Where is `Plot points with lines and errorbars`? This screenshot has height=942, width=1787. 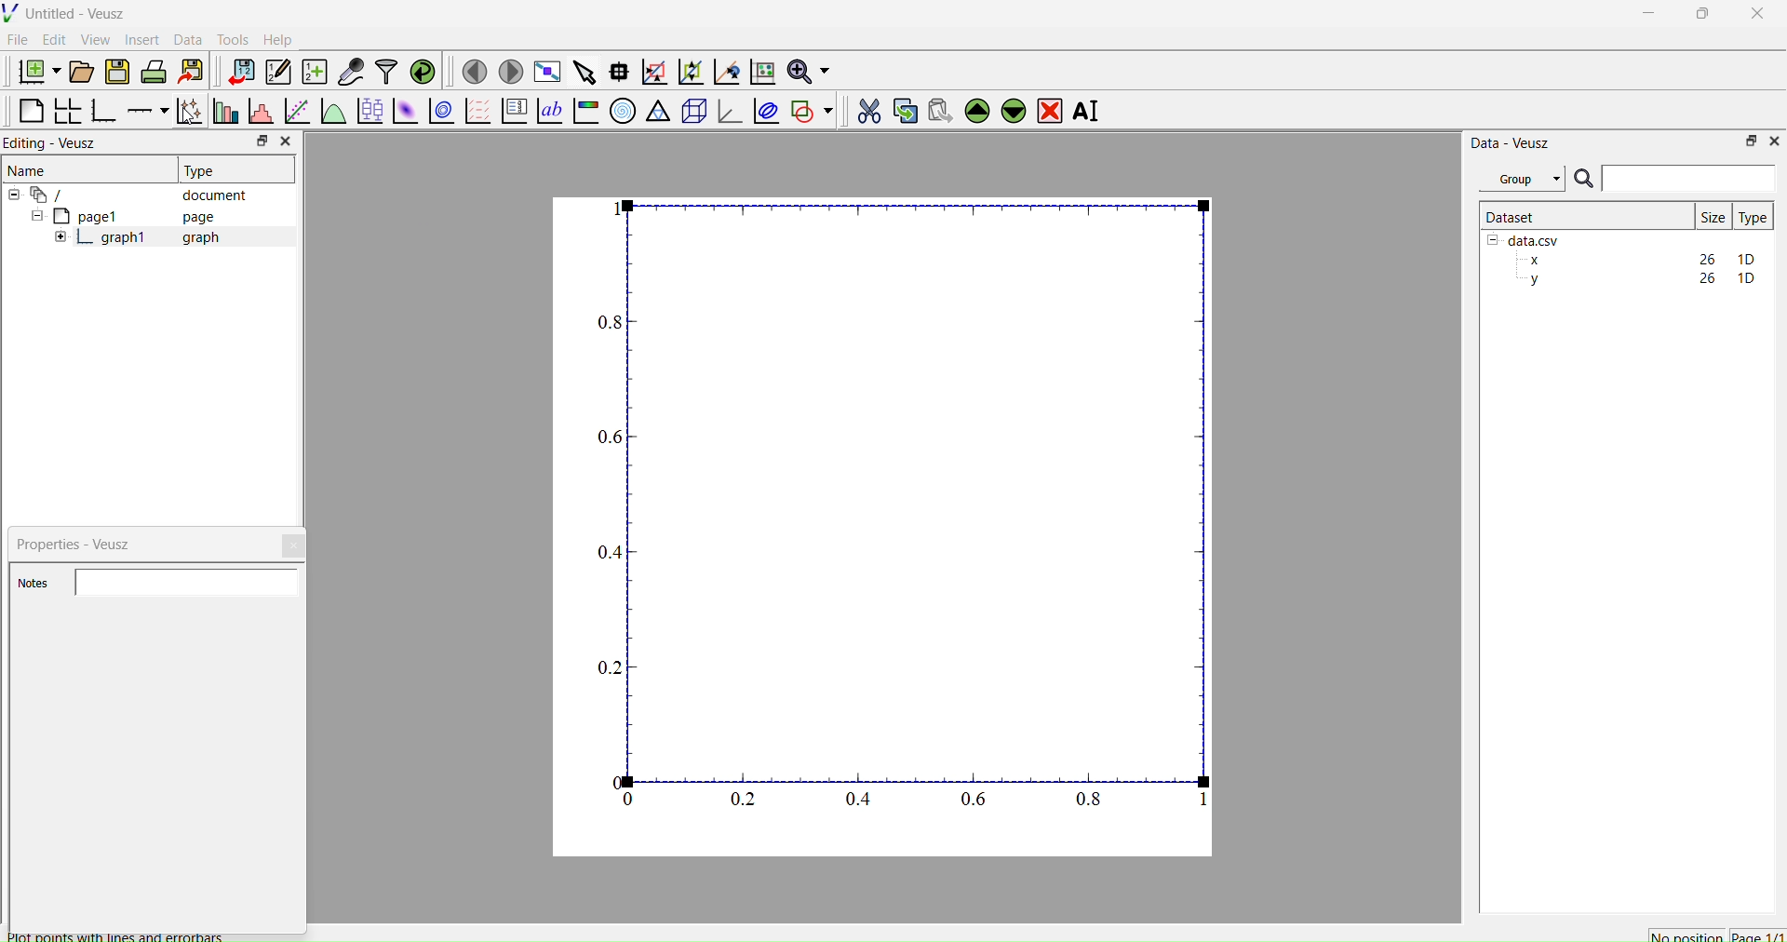 Plot points with lines and errorbars is located at coordinates (115, 935).